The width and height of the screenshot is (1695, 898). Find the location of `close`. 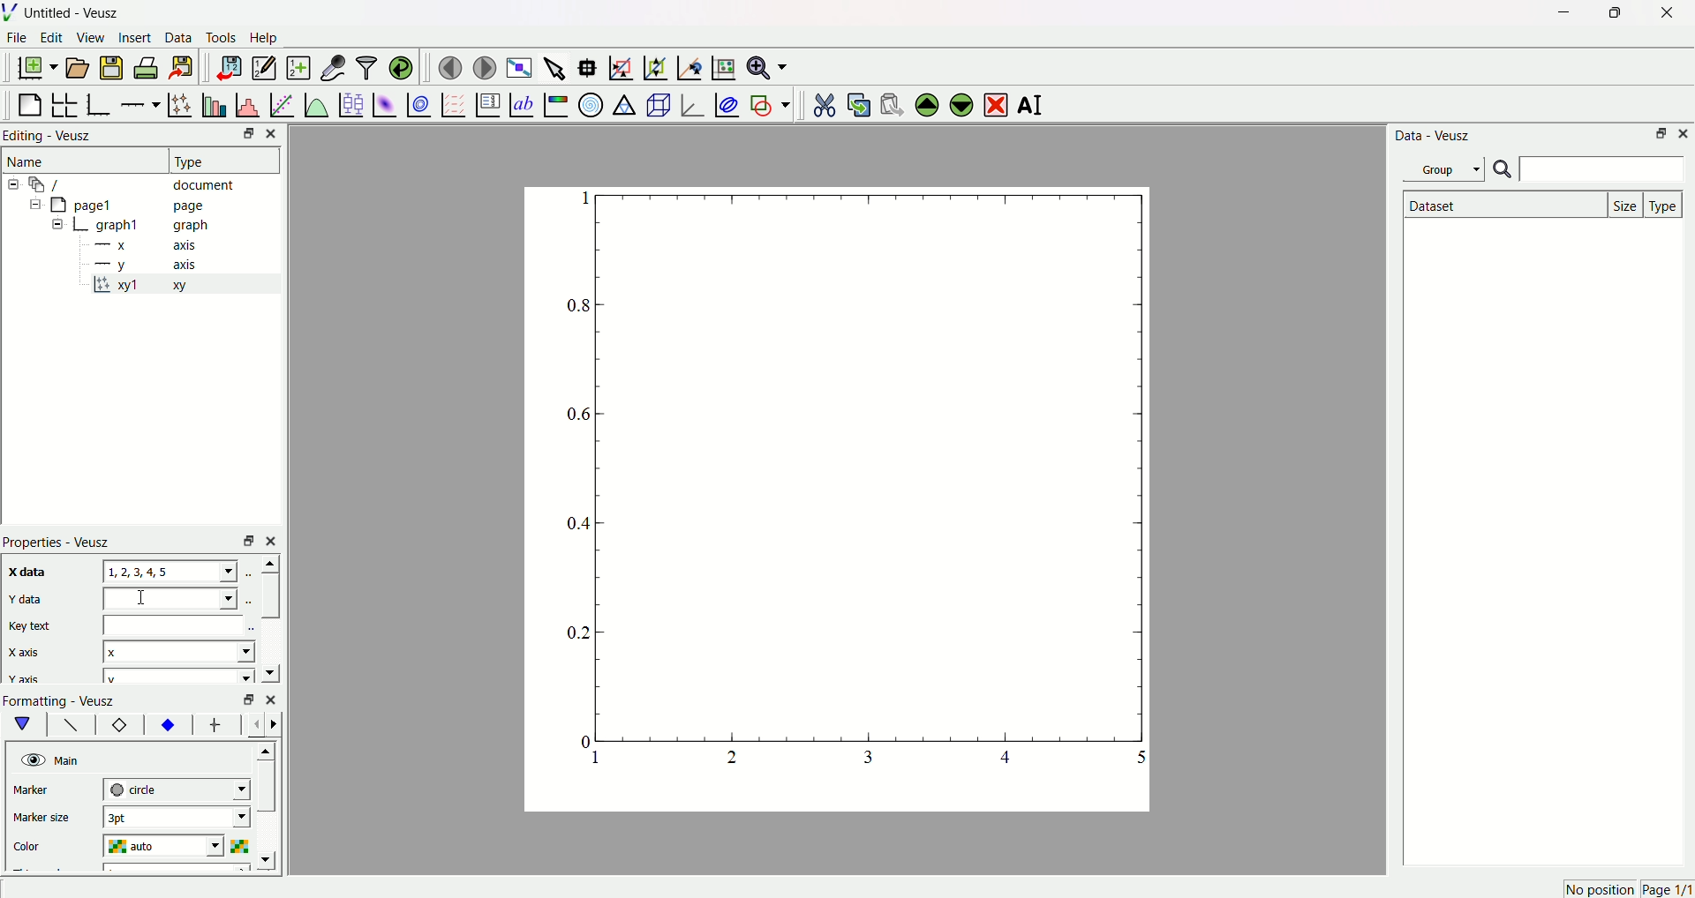

close is located at coordinates (274, 540).